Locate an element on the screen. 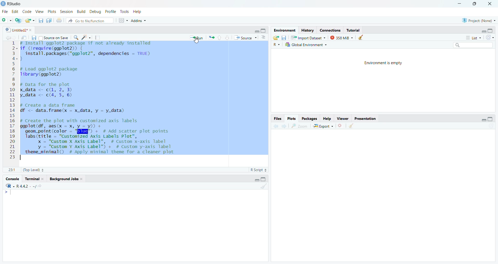  Project: (None) is located at coordinates (478, 20).